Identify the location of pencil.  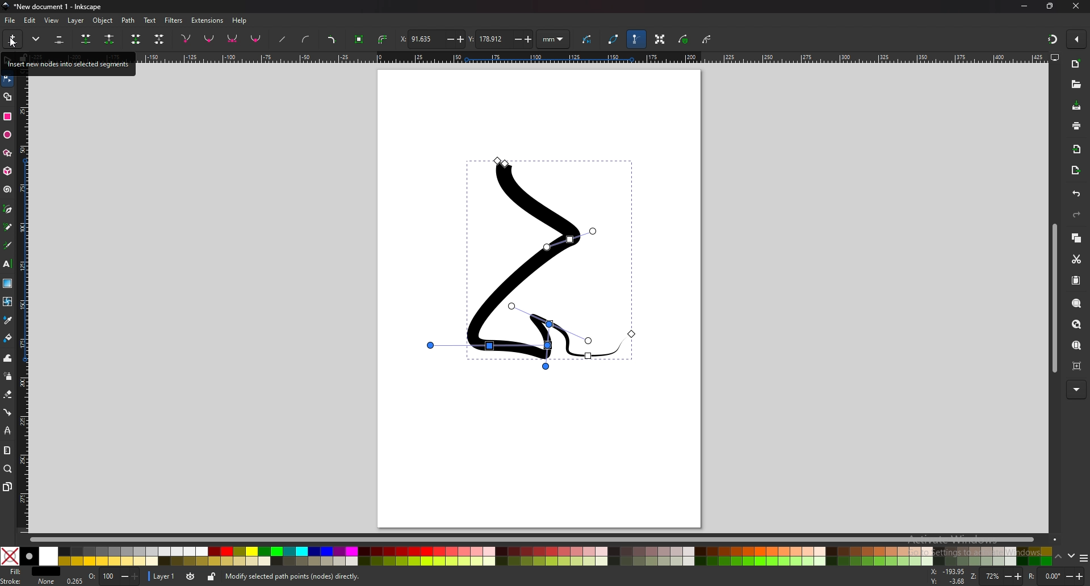
(8, 227).